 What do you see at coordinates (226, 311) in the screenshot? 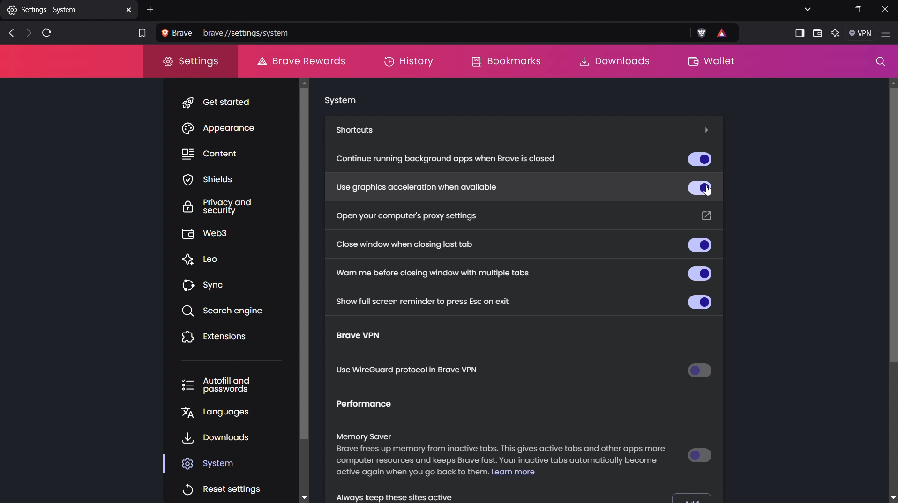
I see `Search engine` at bounding box center [226, 311].